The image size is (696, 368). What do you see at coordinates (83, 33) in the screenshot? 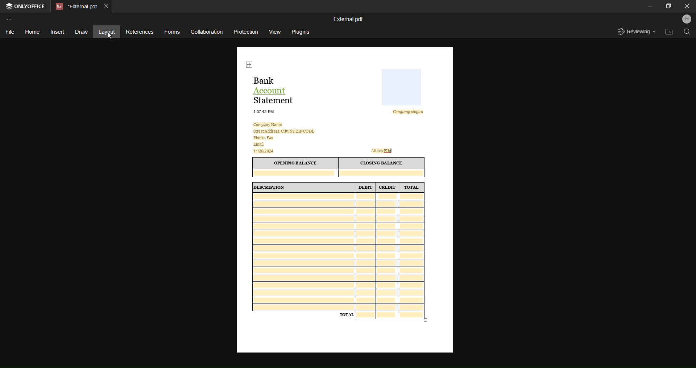
I see `Draw` at bounding box center [83, 33].